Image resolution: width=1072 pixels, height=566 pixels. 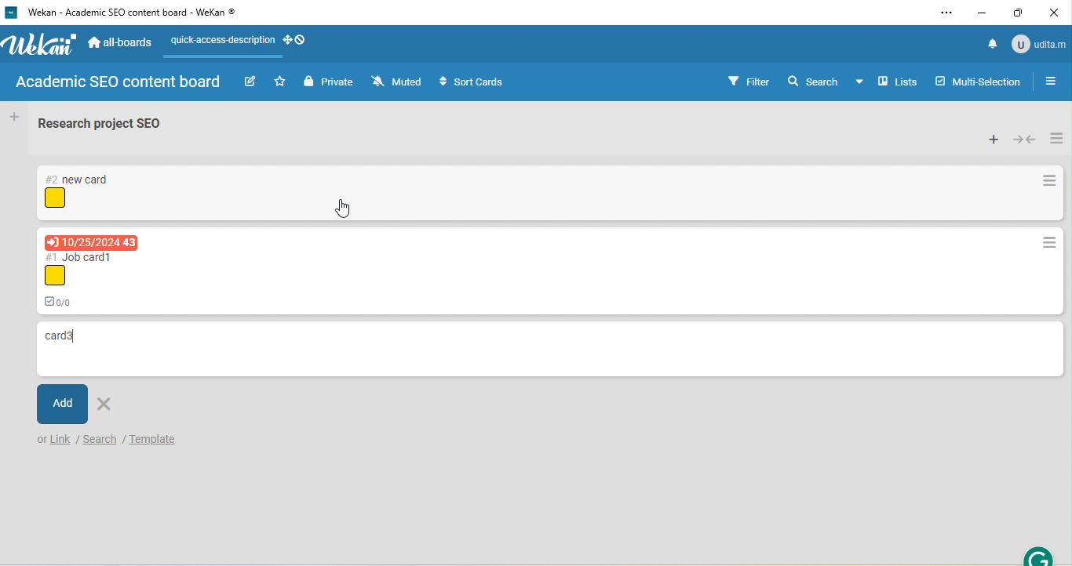 I want to click on card actions, so click(x=1048, y=244).